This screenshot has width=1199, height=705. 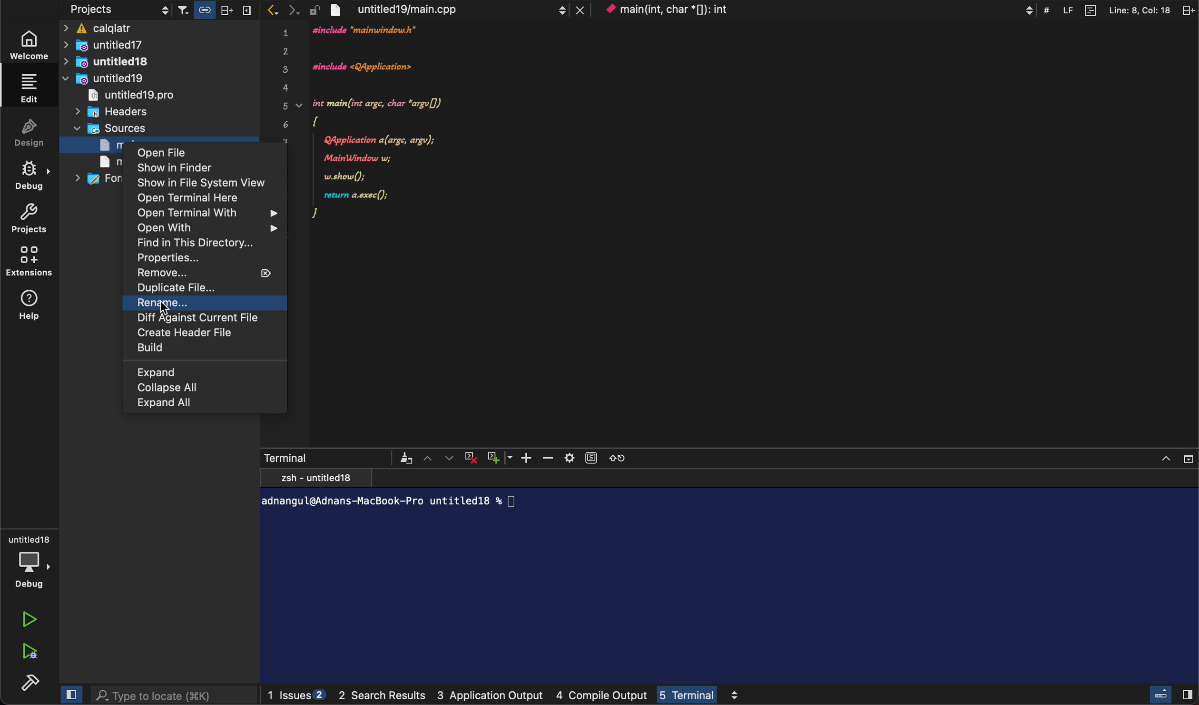 I want to click on cLose SlideBar, so click(x=69, y=694).